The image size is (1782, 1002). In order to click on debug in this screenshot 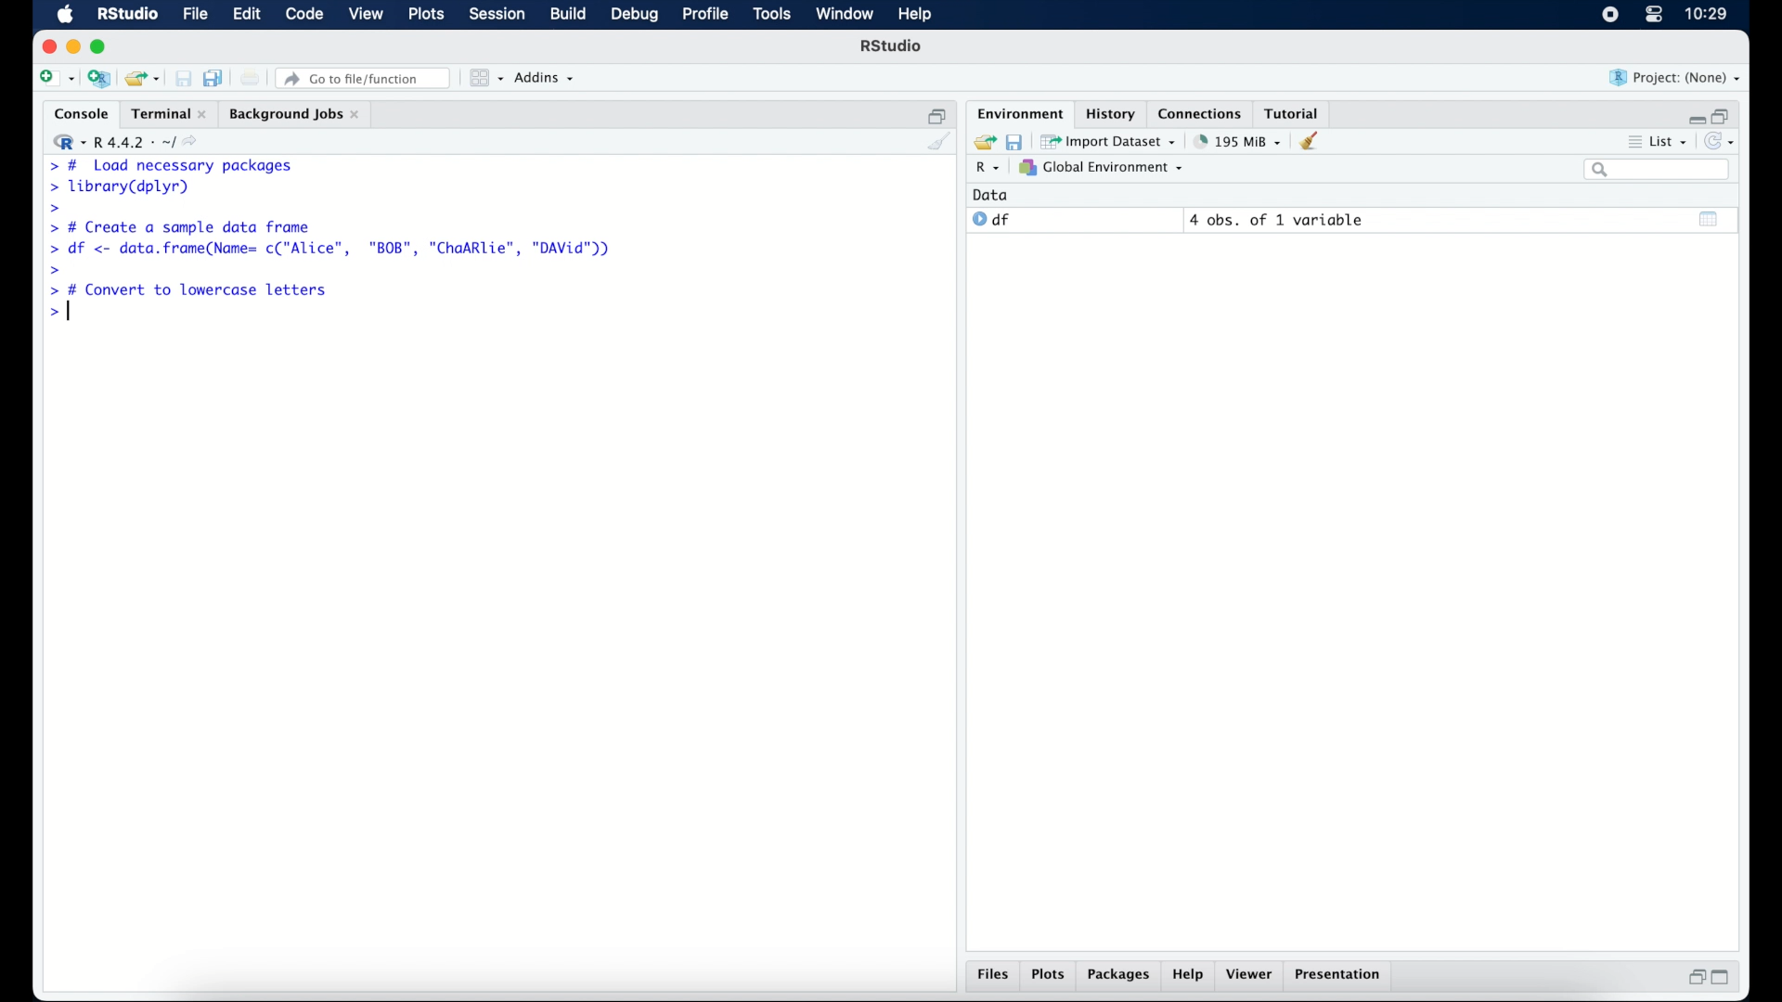, I will do `click(635, 16)`.